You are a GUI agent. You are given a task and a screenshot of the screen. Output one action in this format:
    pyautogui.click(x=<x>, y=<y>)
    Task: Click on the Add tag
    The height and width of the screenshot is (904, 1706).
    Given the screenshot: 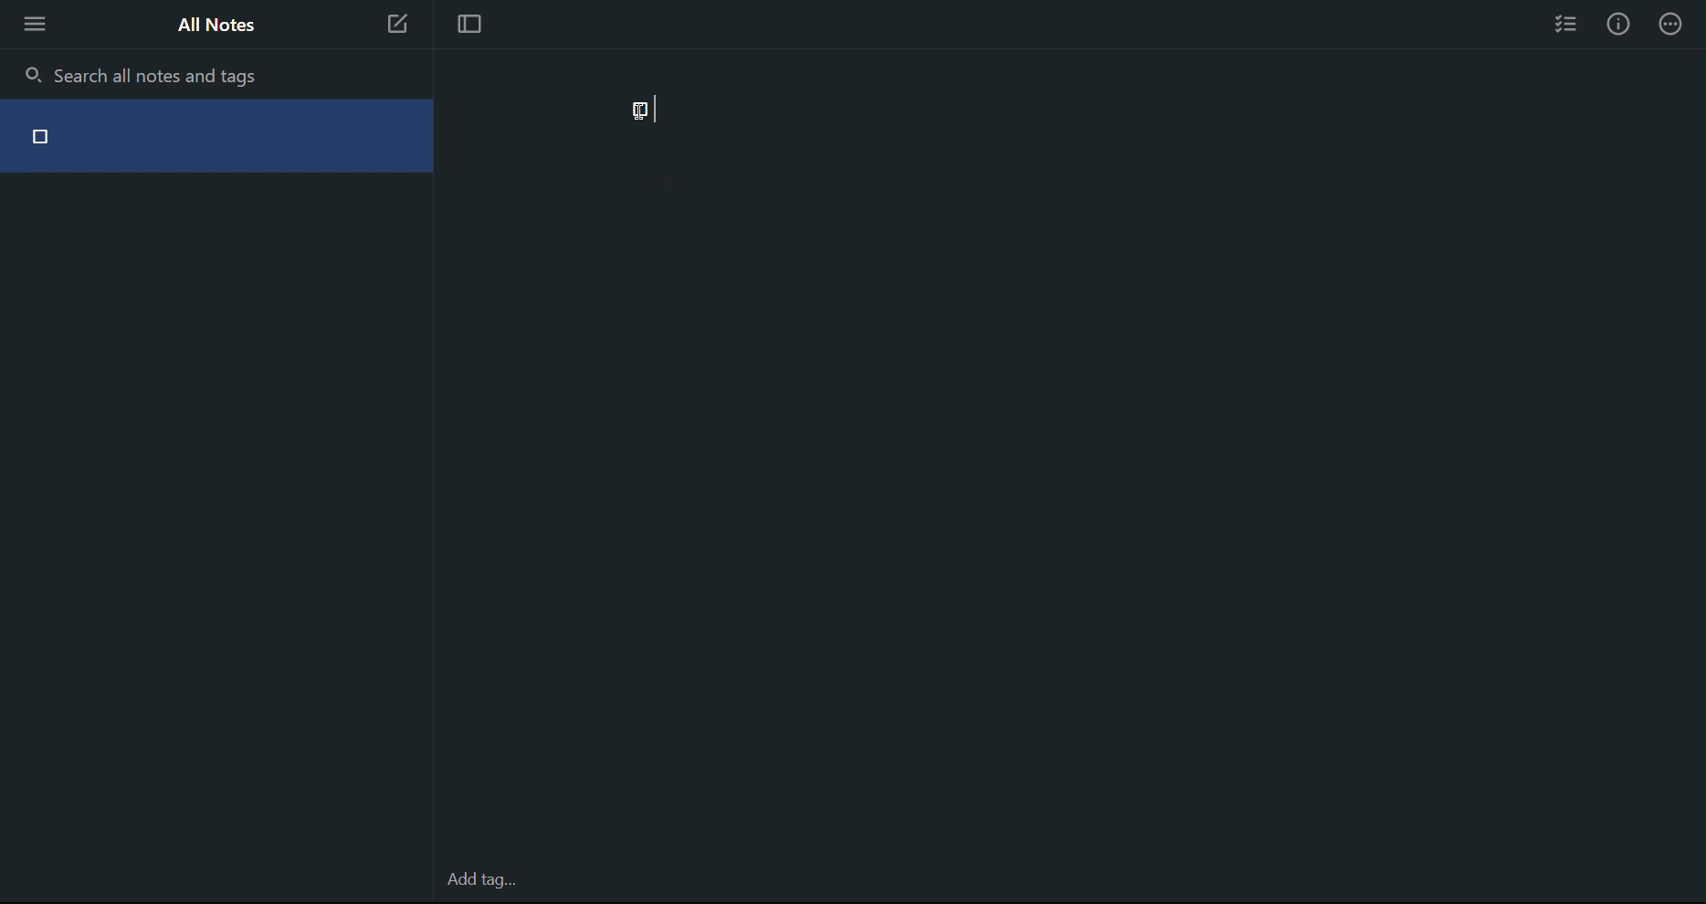 What is the action you would take?
    pyautogui.click(x=486, y=884)
    